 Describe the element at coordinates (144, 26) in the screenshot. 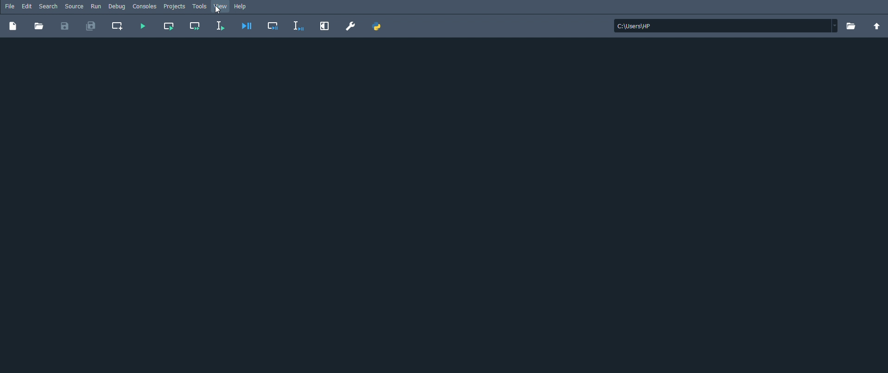

I see `Run file` at that location.